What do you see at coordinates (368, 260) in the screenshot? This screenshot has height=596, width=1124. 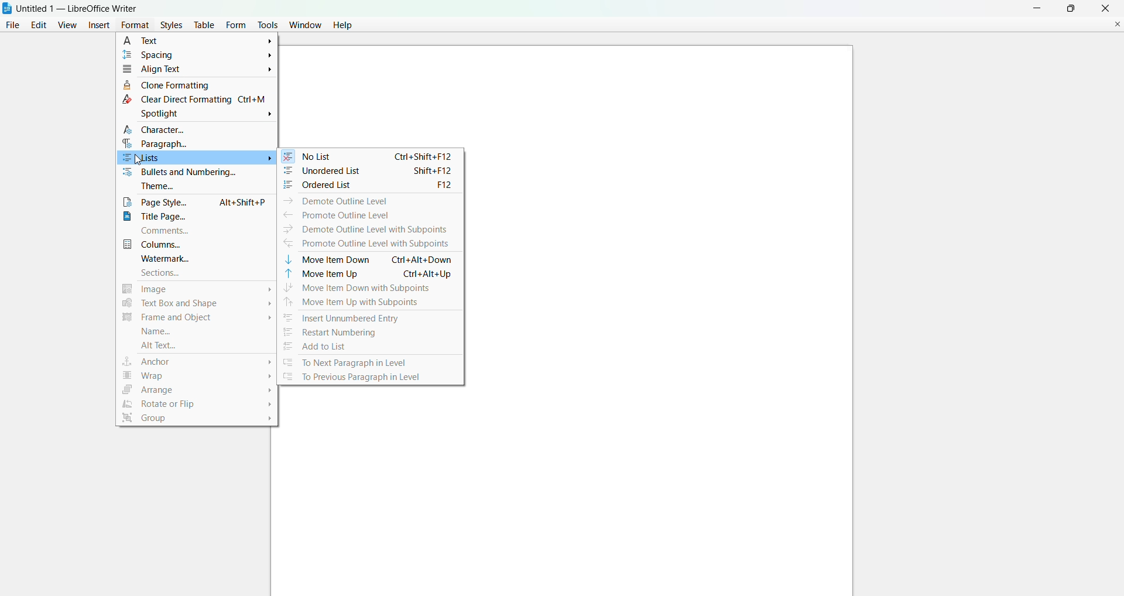 I see `move item down Ctrl+Alt+Down` at bounding box center [368, 260].